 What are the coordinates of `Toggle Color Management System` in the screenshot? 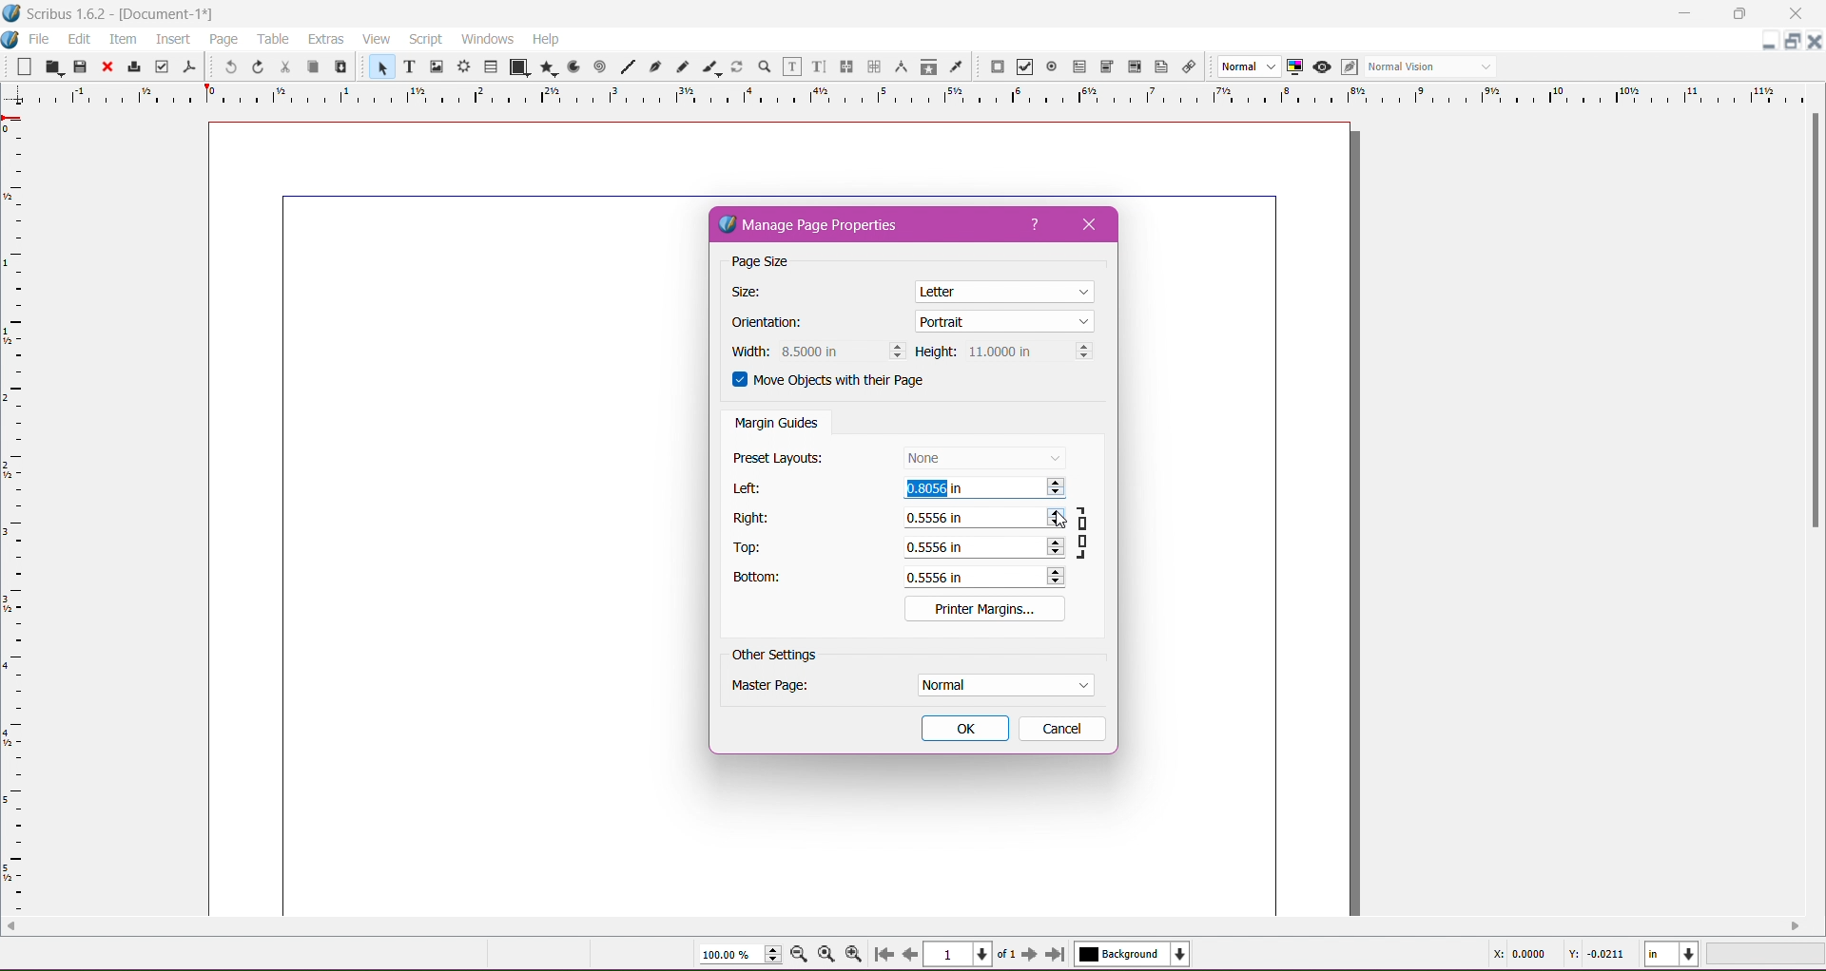 It's located at (1295, 67).